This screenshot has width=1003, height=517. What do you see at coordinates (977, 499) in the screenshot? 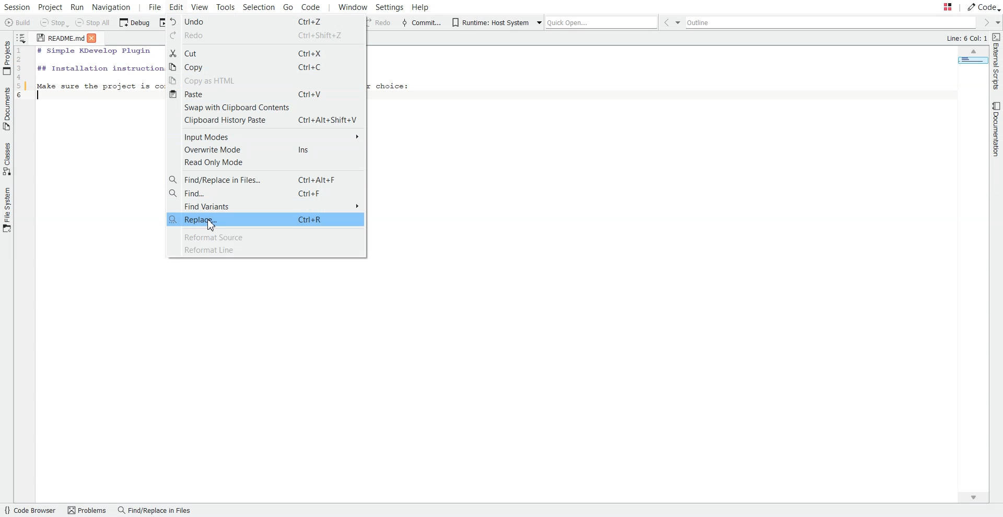
I see `Scroll Down Arrow` at bounding box center [977, 499].